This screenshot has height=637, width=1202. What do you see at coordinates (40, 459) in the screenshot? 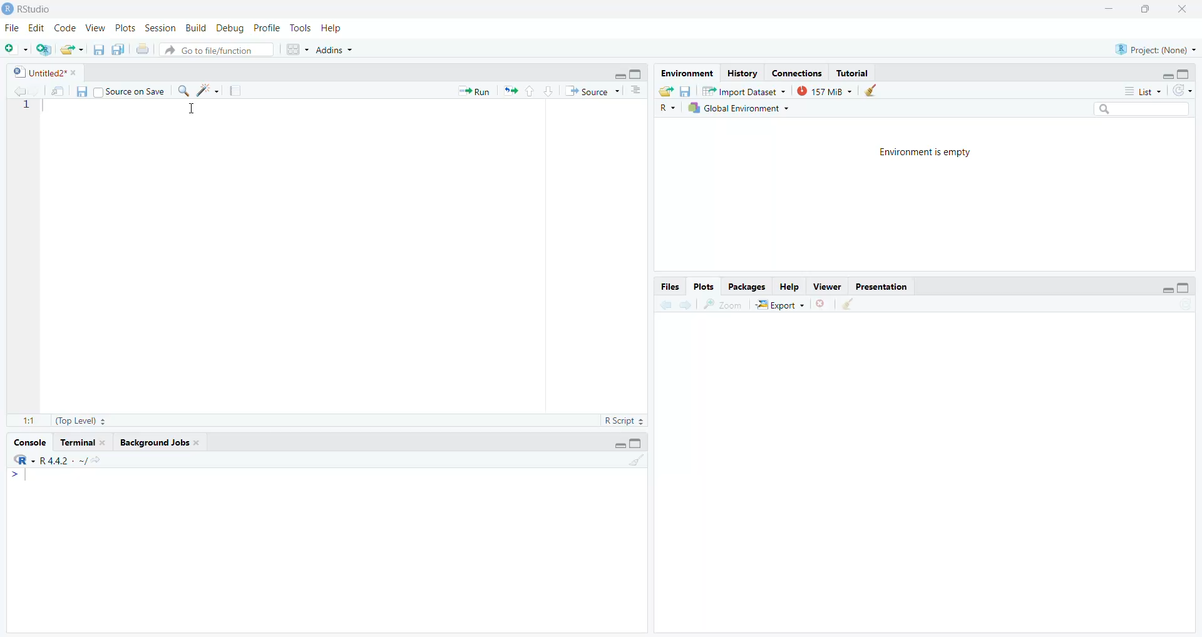
I see `R 4.4.2` at bounding box center [40, 459].